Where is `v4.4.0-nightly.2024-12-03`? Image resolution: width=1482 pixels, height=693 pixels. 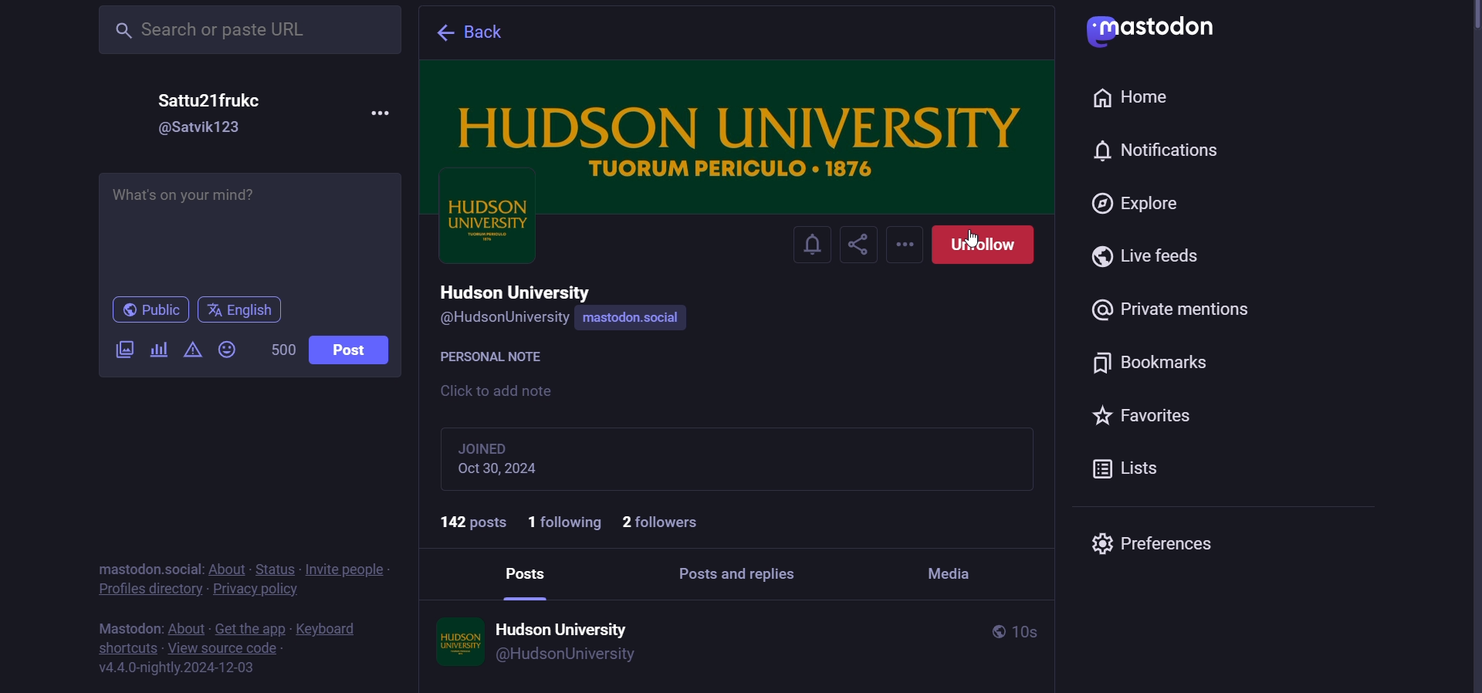
v4.4.0-nightly.2024-12-03 is located at coordinates (180, 666).